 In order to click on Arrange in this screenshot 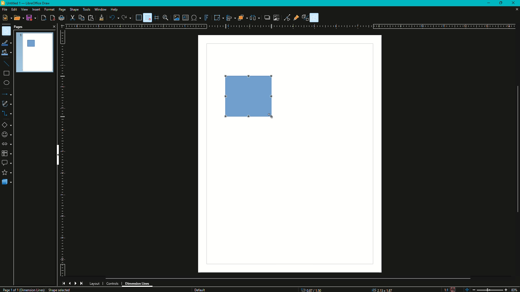, I will do `click(242, 18)`.